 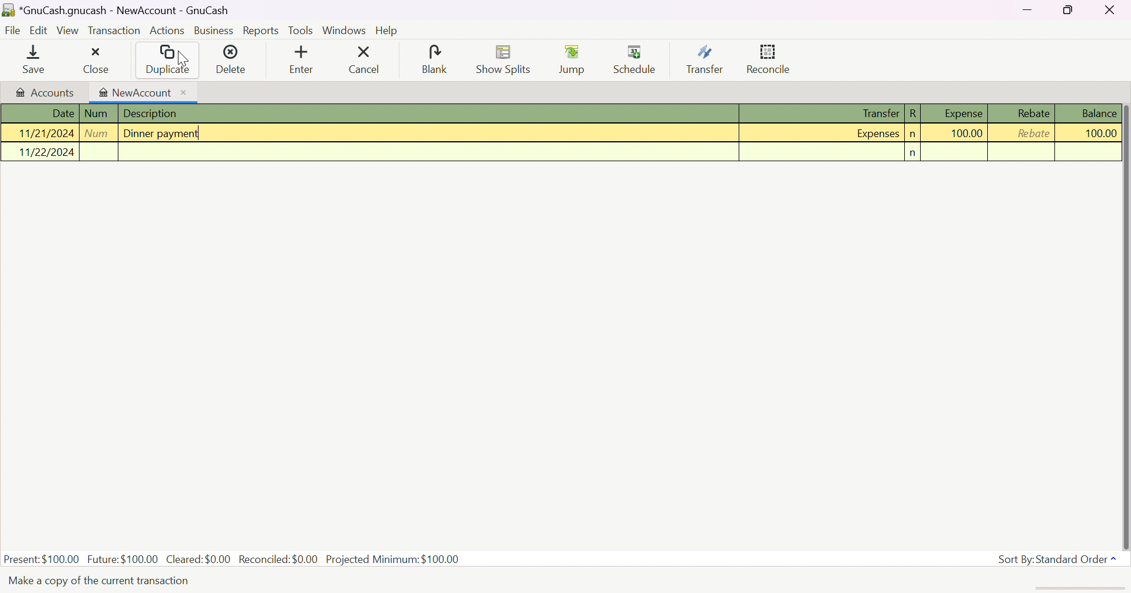 What do you see at coordinates (44, 92) in the screenshot?
I see `Accounts` at bounding box center [44, 92].